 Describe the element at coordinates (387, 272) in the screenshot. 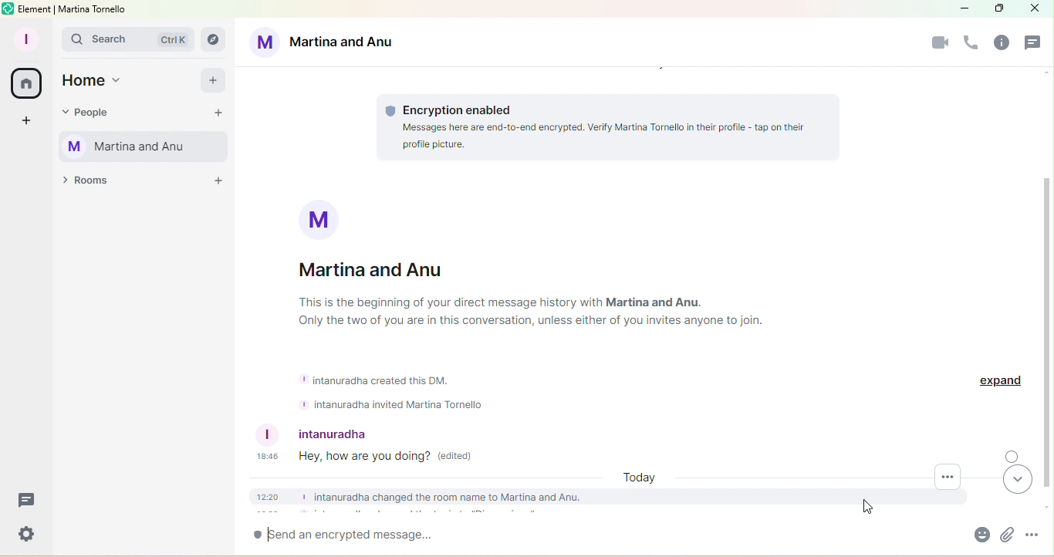

I see `Martina and Anu` at that location.